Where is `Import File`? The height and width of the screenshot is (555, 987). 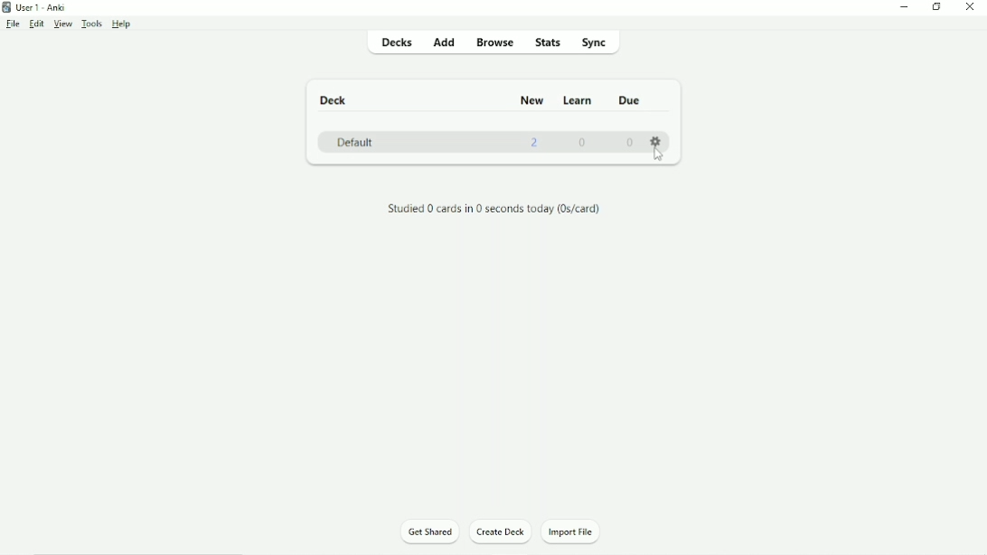 Import File is located at coordinates (570, 531).